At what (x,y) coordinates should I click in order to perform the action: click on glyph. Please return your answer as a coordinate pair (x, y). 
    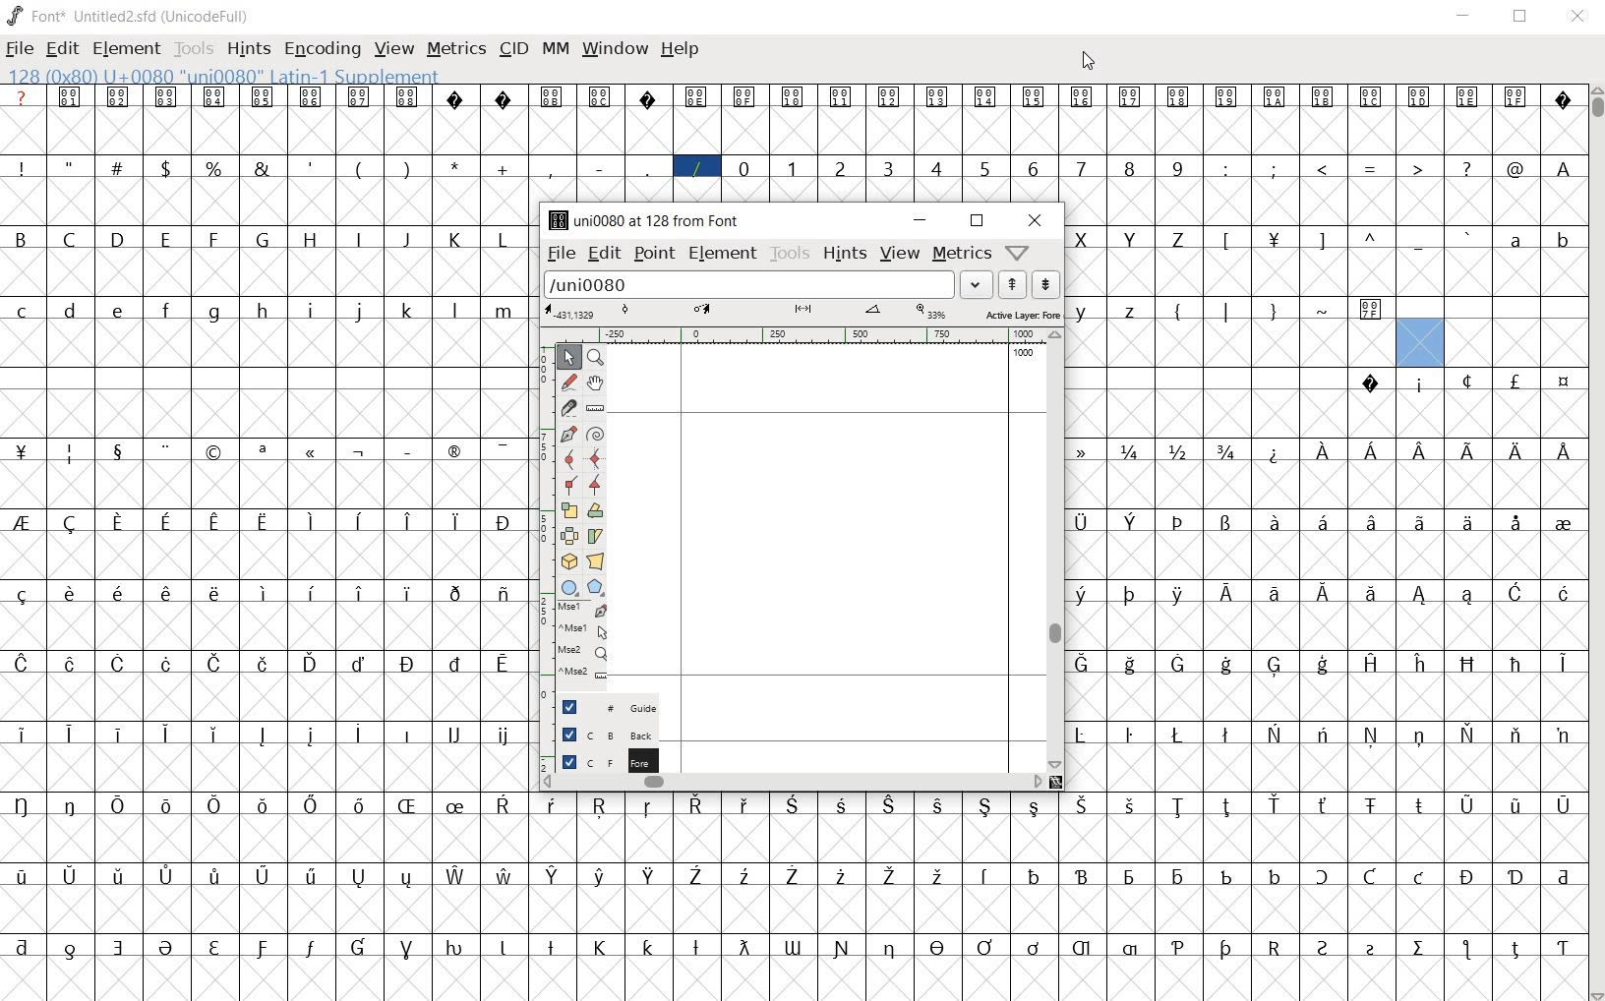
    Looking at the image, I should click on (1371, 950).